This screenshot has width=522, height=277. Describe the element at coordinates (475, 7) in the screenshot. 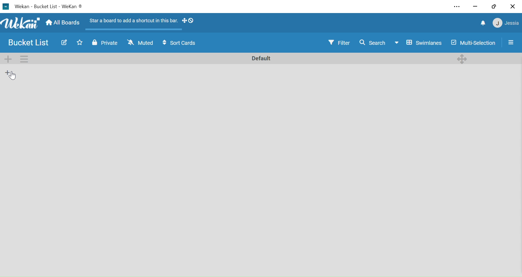

I see `minimize` at that location.